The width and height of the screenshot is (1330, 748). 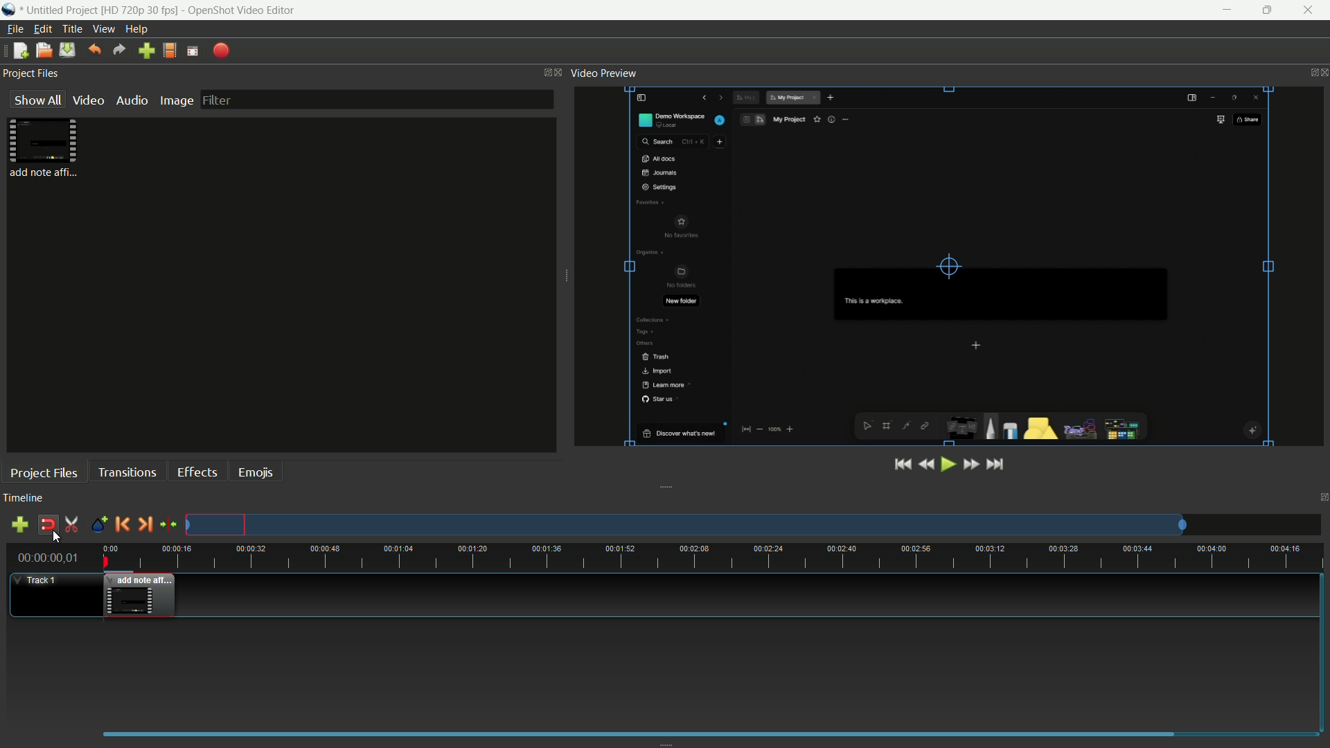 What do you see at coordinates (19, 51) in the screenshot?
I see `new file` at bounding box center [19, 51].